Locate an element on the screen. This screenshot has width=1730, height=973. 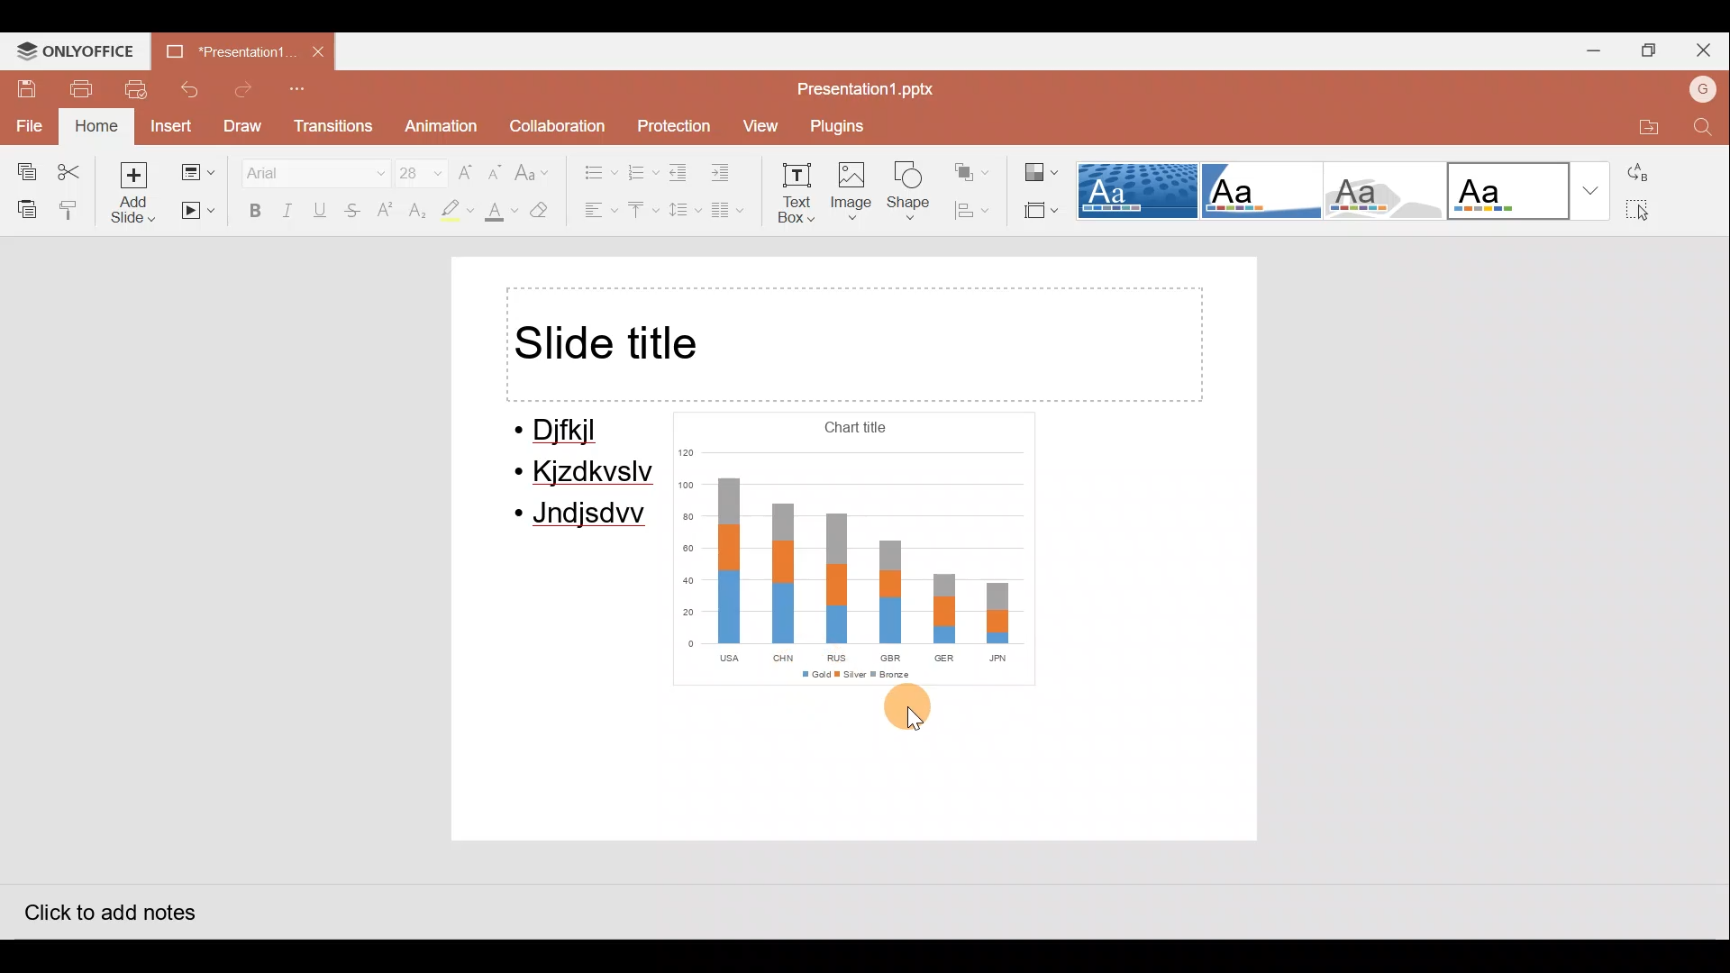
Change slide layout is located at coordinates (196, 168).